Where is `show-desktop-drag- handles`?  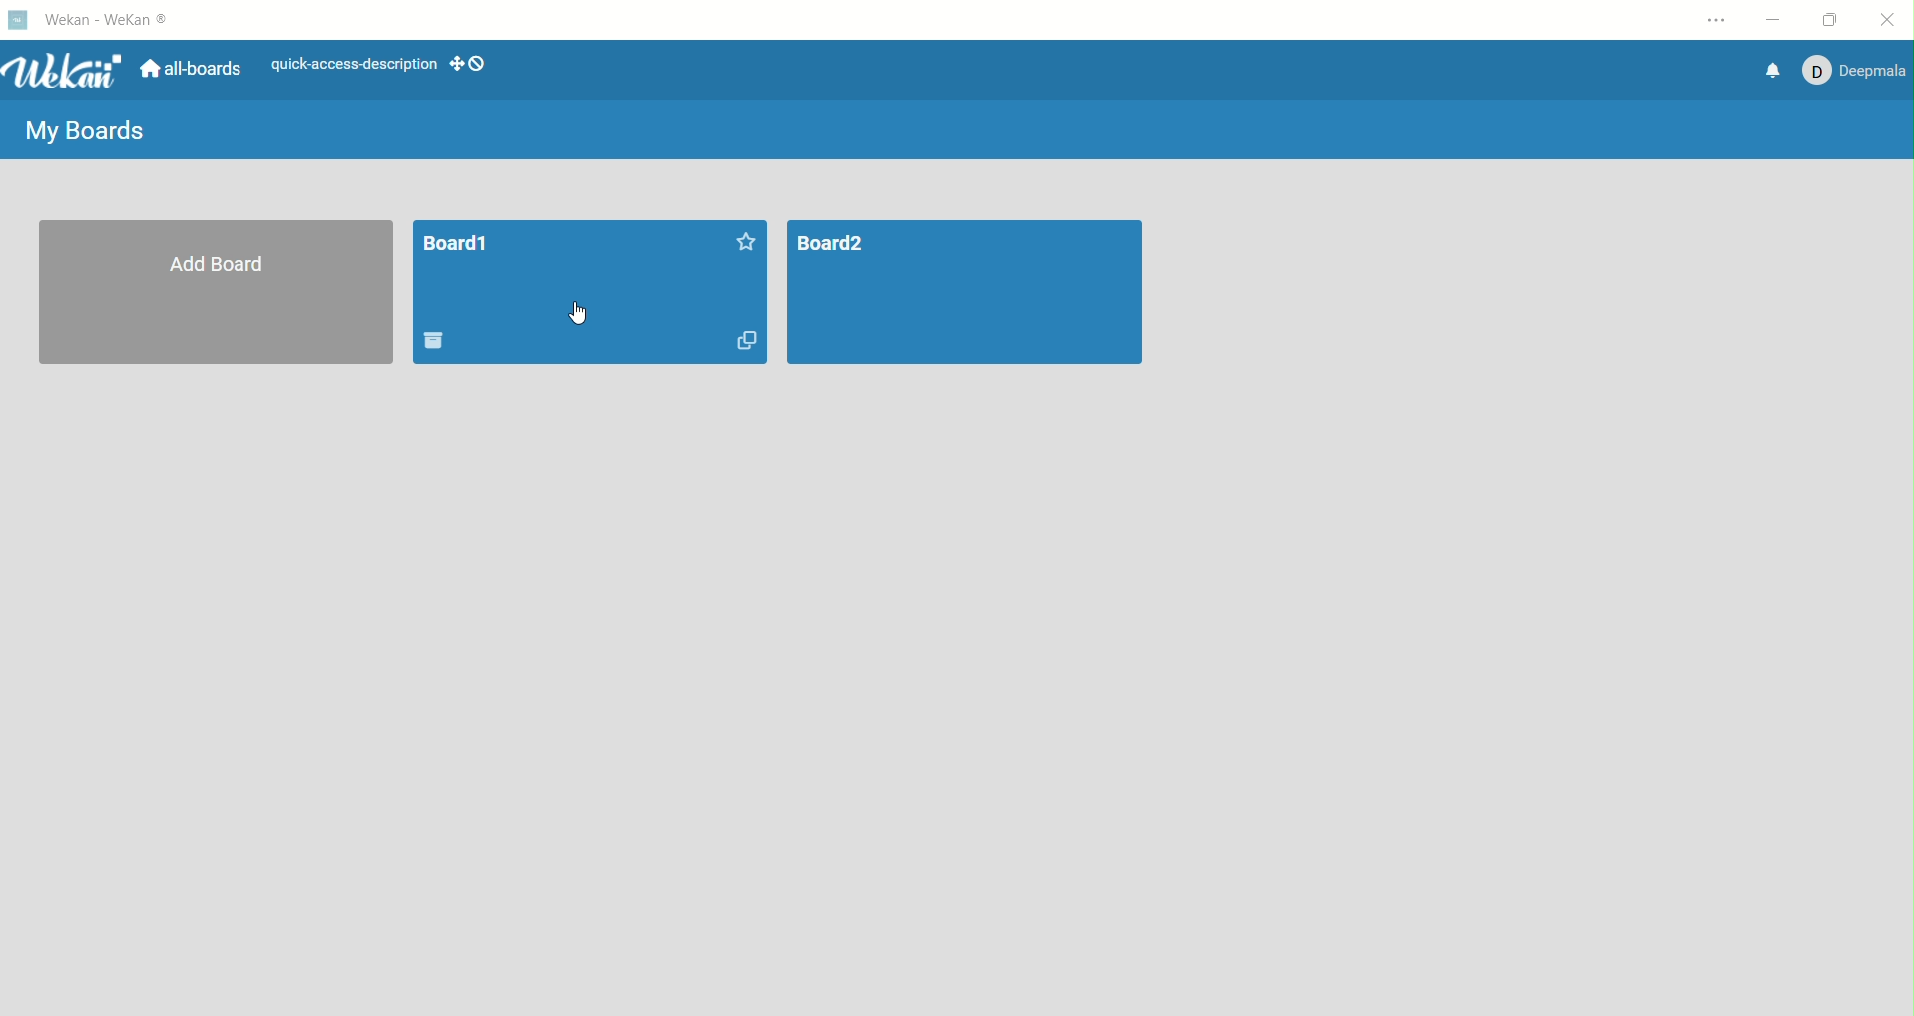 show-desktop-drag- handles is located at coordinates (478, 63).